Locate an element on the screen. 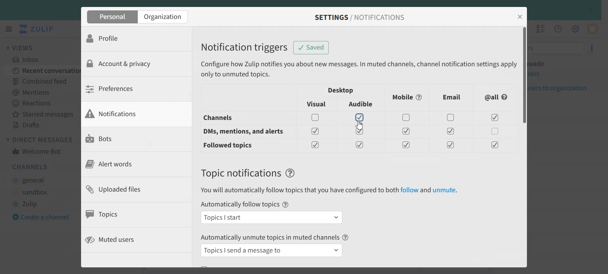 Image resolution: width=608 pixels, height=274 pixels. Personal menu is located at coordinates (592, 29).